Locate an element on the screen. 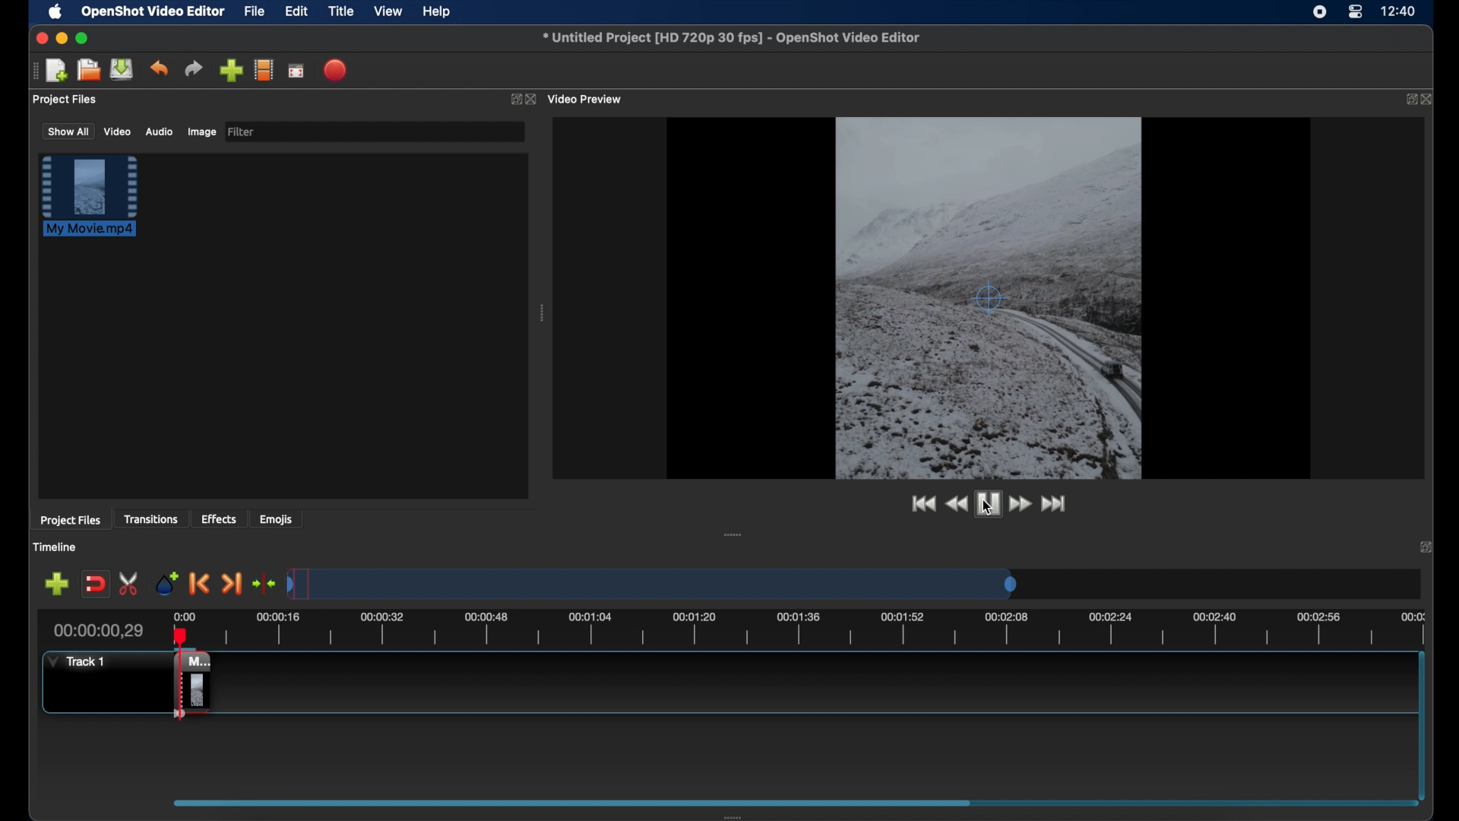 This screenshot has width=1459, height=821. expand is located at coordinates (512, 101).